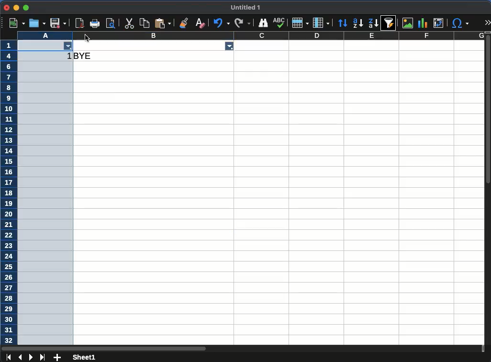  What do you see at coordinates (222, 23) in the screenshot?
I see `undo` at bounding box center [222, 23].